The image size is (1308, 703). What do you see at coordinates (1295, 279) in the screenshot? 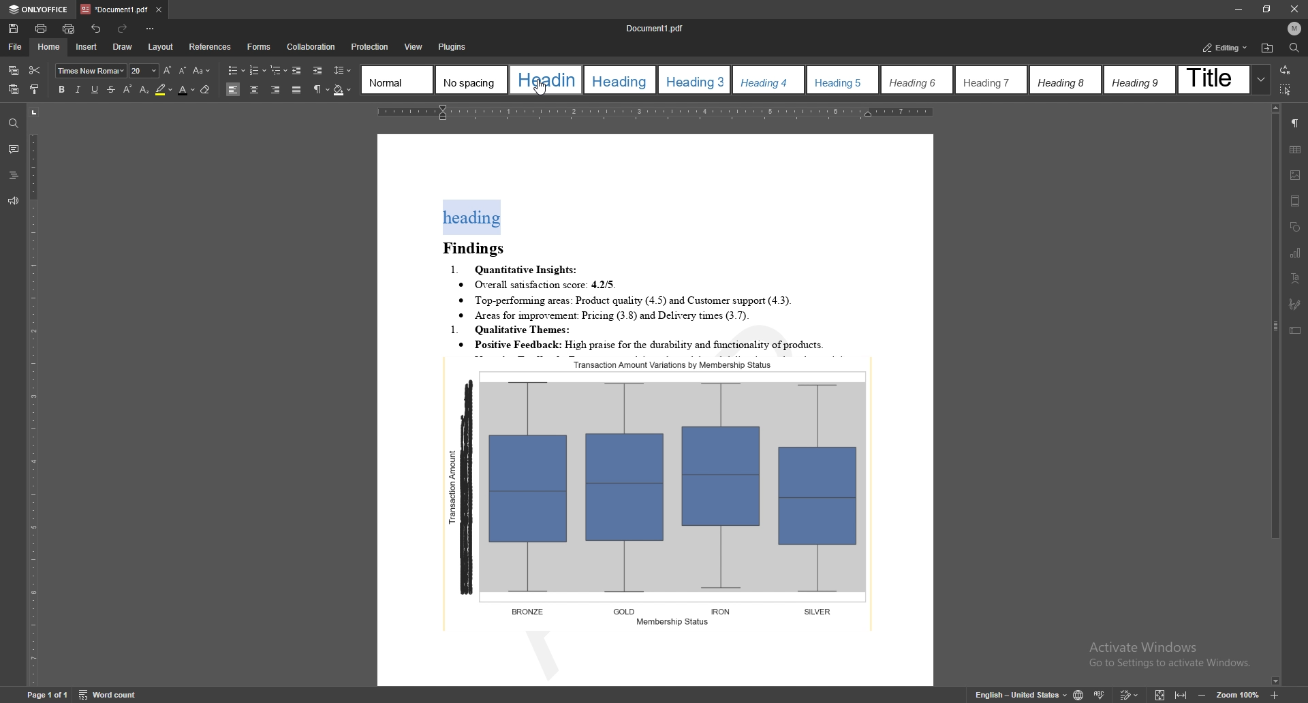
I see `text art` at bounding box center [1295, 279].